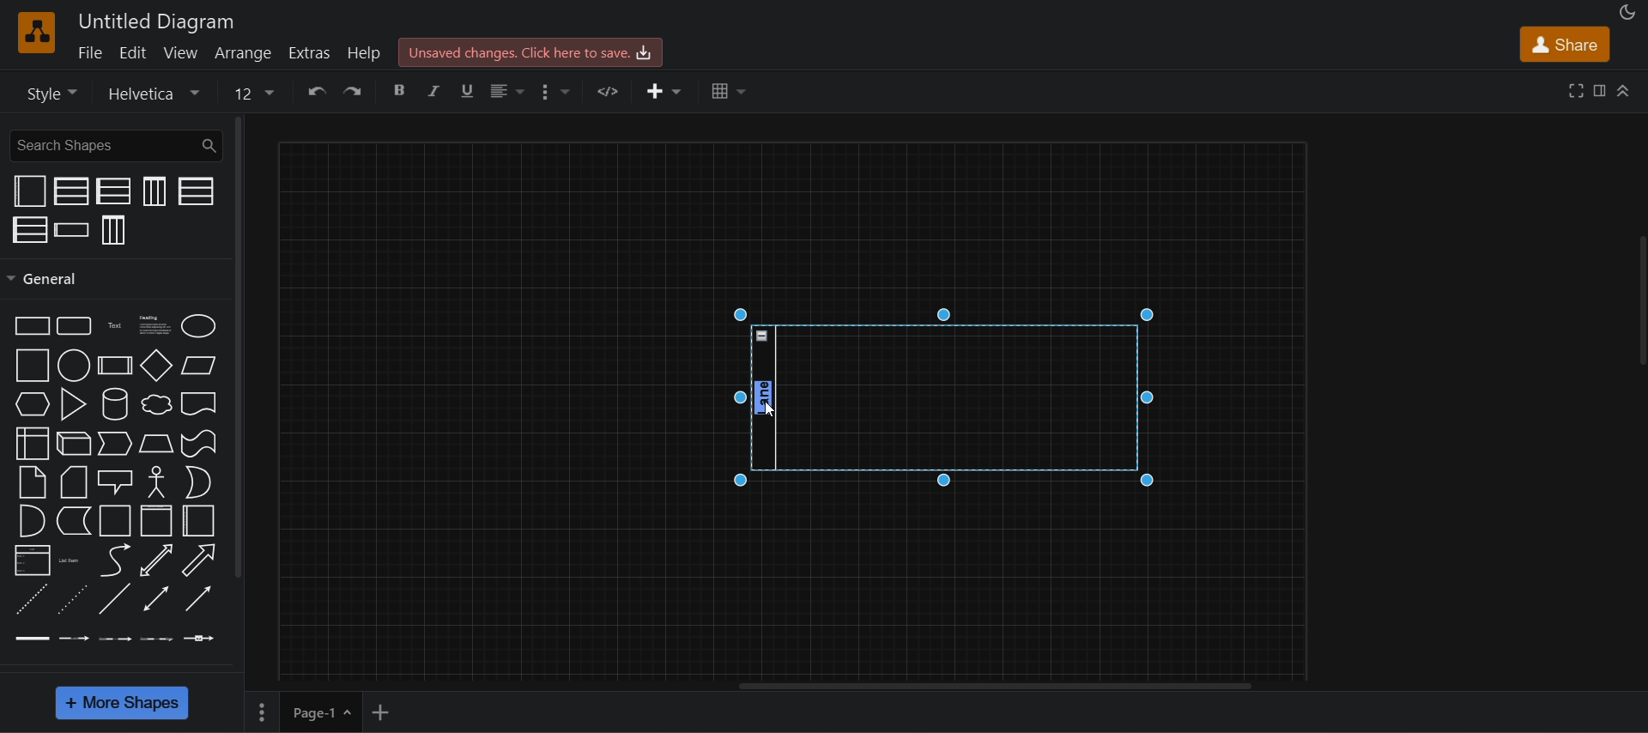 This screenshot has height=733, width=1648. What do you see at coordinates (116, 640) in the screenshot?
I see `connector with 2 labels` at bounding box center [116, 640].